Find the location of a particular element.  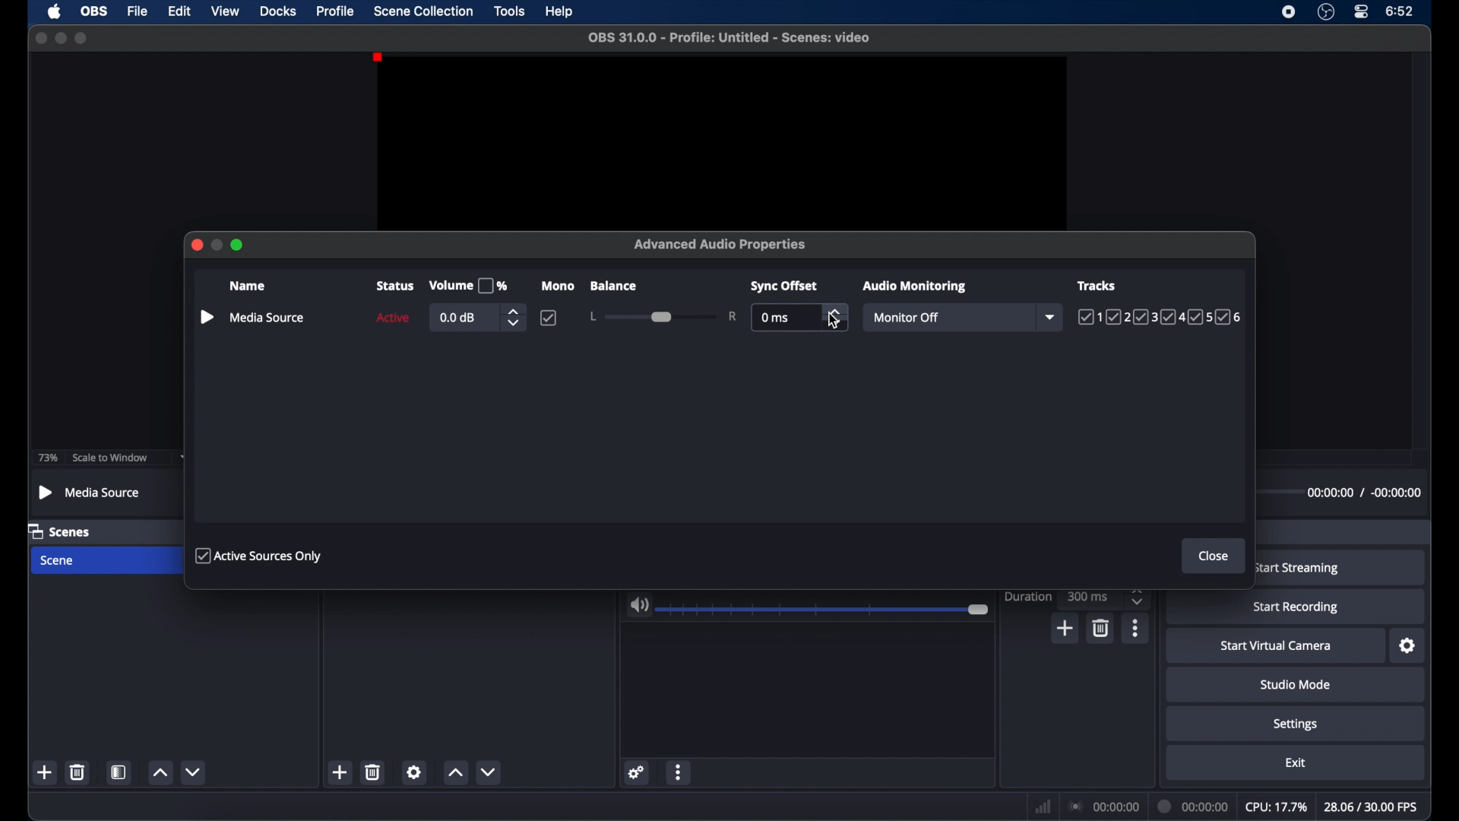

checkbox is located at coordinates (549, 318).